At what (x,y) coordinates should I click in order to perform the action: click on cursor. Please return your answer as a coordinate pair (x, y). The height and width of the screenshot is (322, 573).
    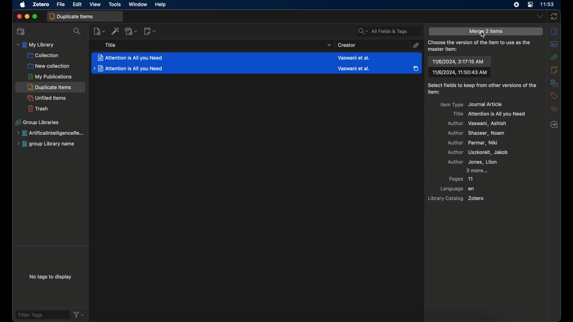
    Looking at the image, I should click on (483, 35).